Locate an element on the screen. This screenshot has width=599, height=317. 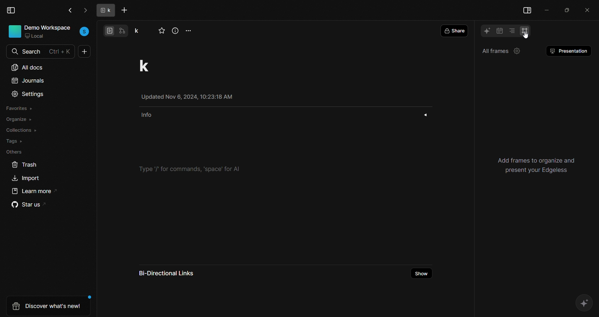
go back is located at coordinates (70, 10).